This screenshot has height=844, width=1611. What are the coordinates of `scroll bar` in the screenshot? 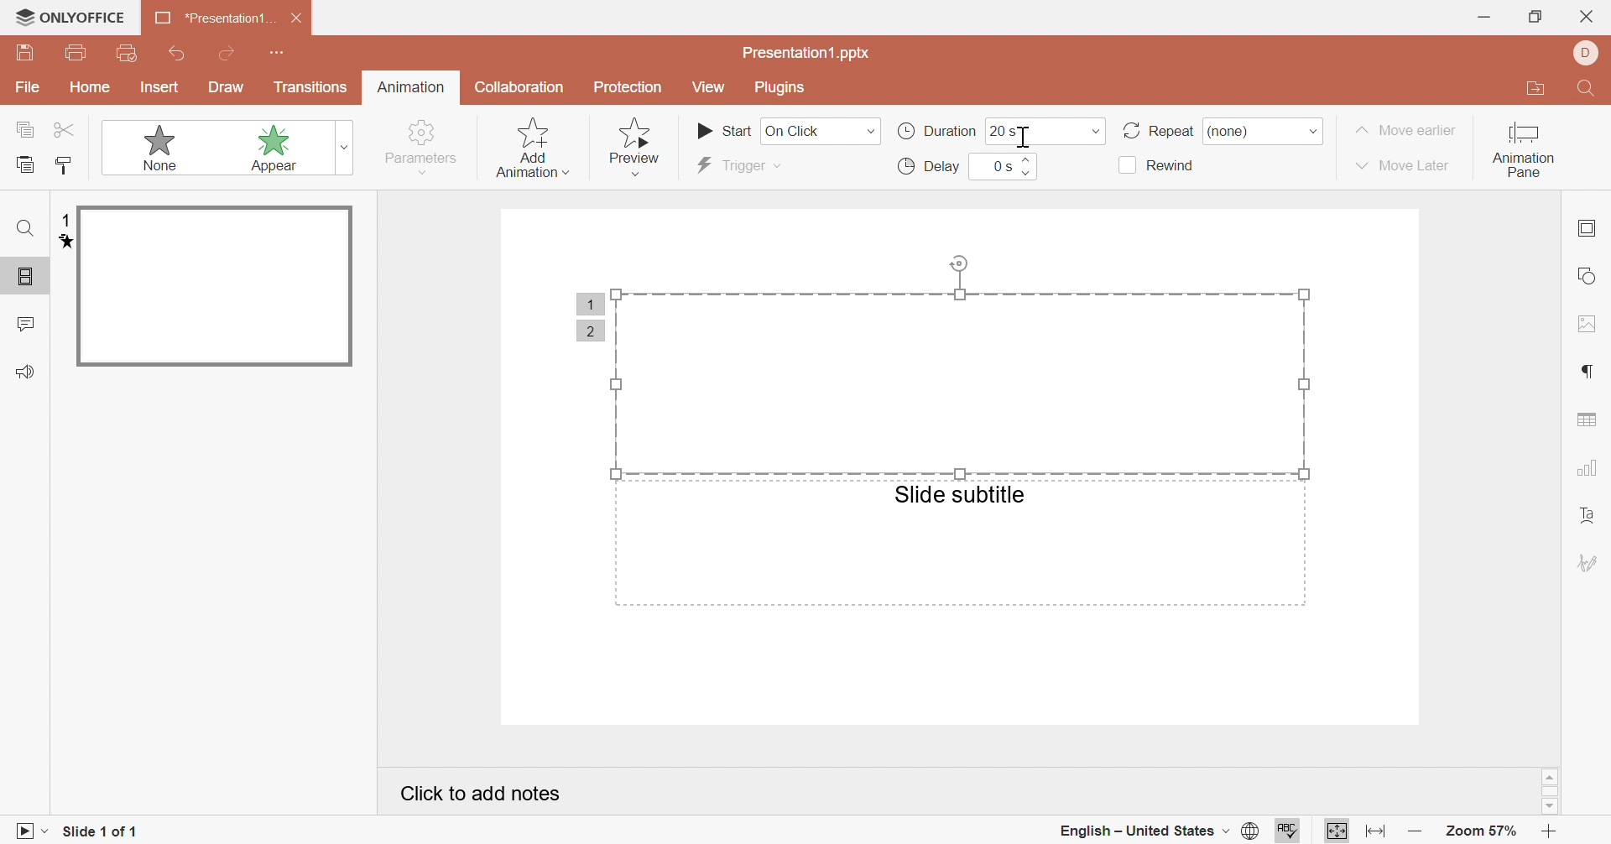 It's located at (1551, 793).